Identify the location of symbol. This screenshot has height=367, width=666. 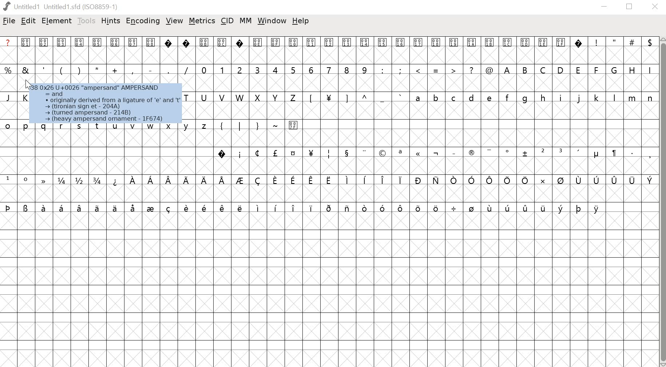
(330, 180).